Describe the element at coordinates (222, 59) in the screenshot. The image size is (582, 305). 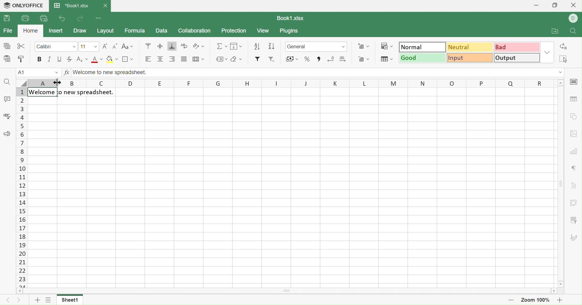
I see `Named ranges` at that location.